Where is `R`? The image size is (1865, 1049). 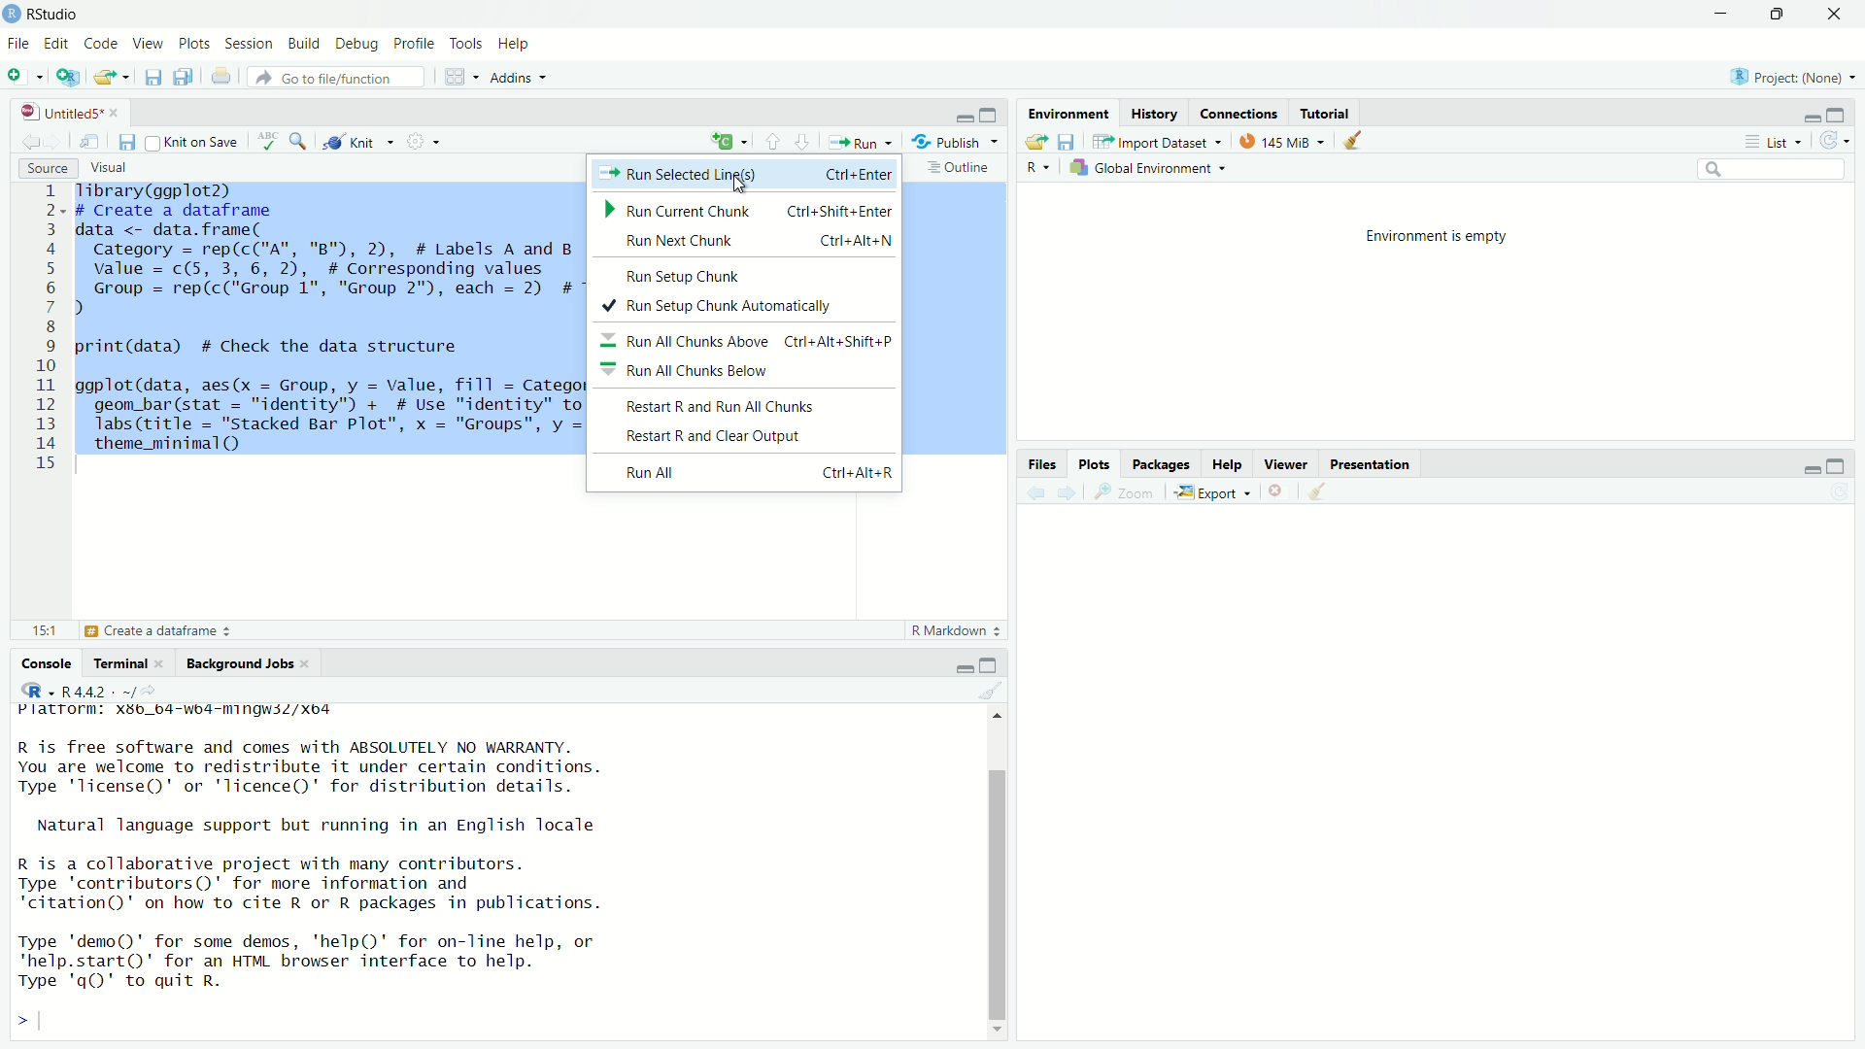
R is located at coordinates (37, 690).